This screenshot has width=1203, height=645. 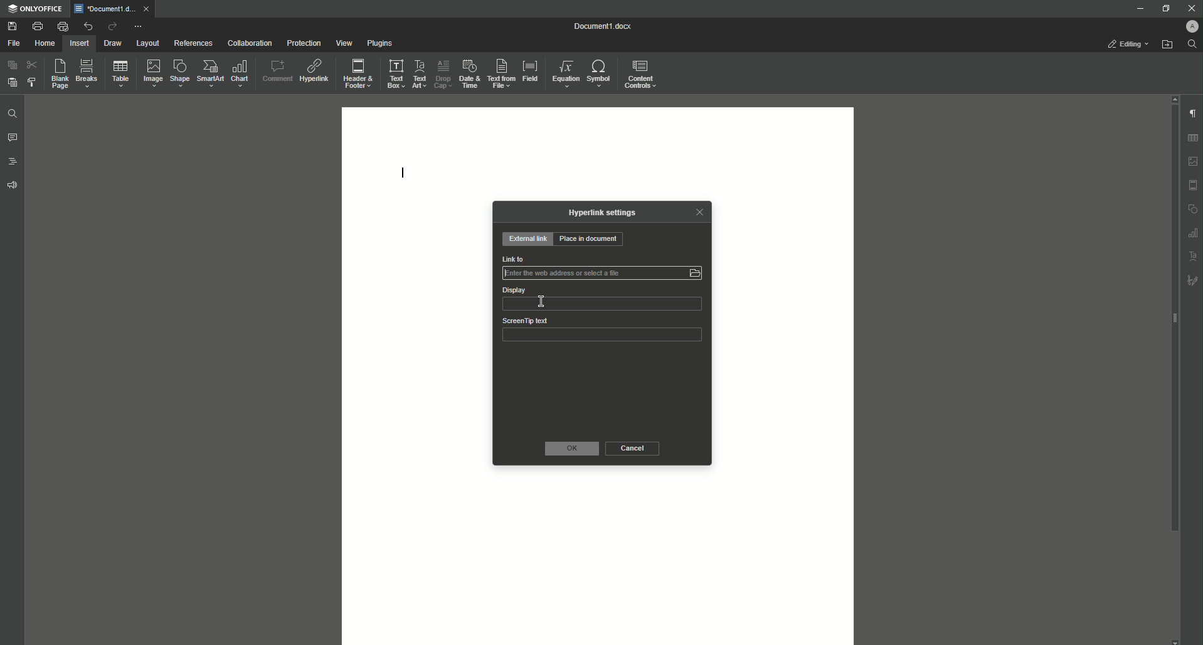 I want to click on References, so click(x=193, y=43).